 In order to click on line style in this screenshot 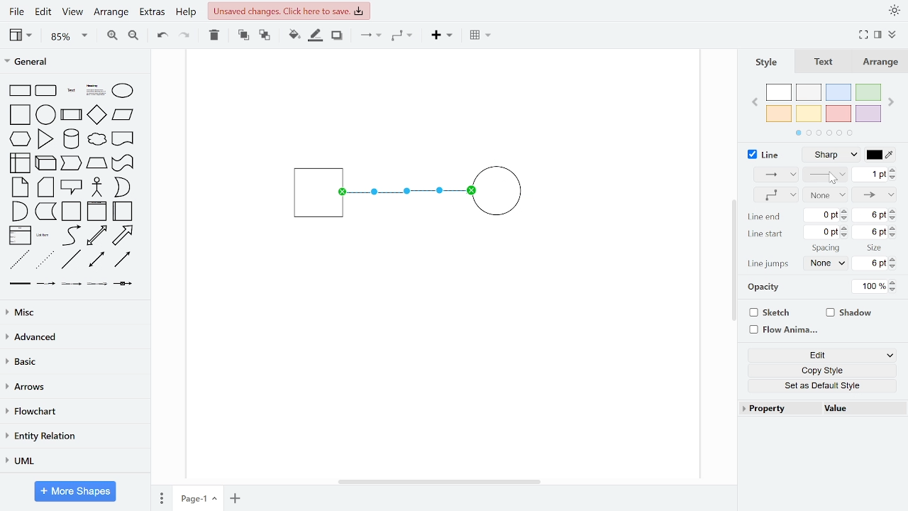, I will do `click(830, 155)`.